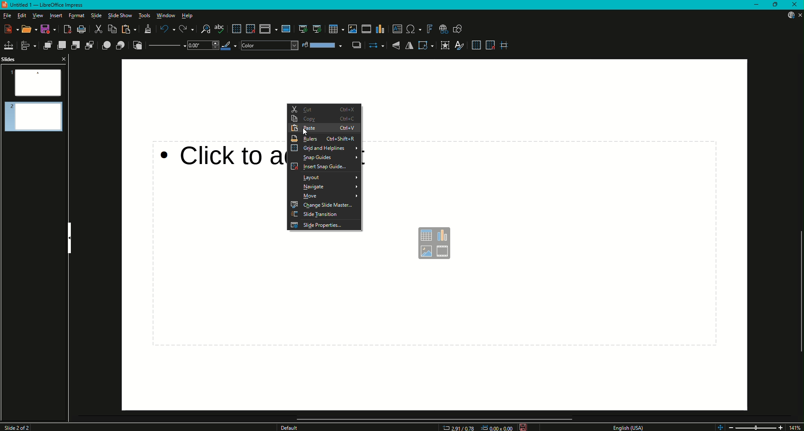 This screenshot has height=431, width=804. Describe the element at coordinates (119, 46) in the screenshot. I see `Behind Object` at that location.